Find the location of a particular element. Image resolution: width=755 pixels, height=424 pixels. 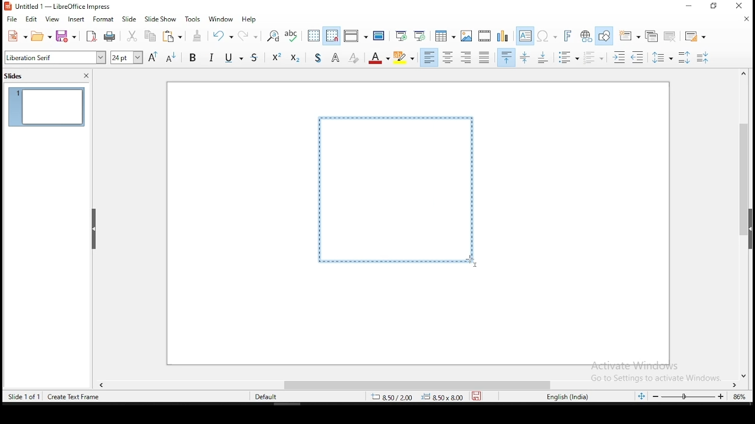

zoom level is located at coordinates (738, 399).